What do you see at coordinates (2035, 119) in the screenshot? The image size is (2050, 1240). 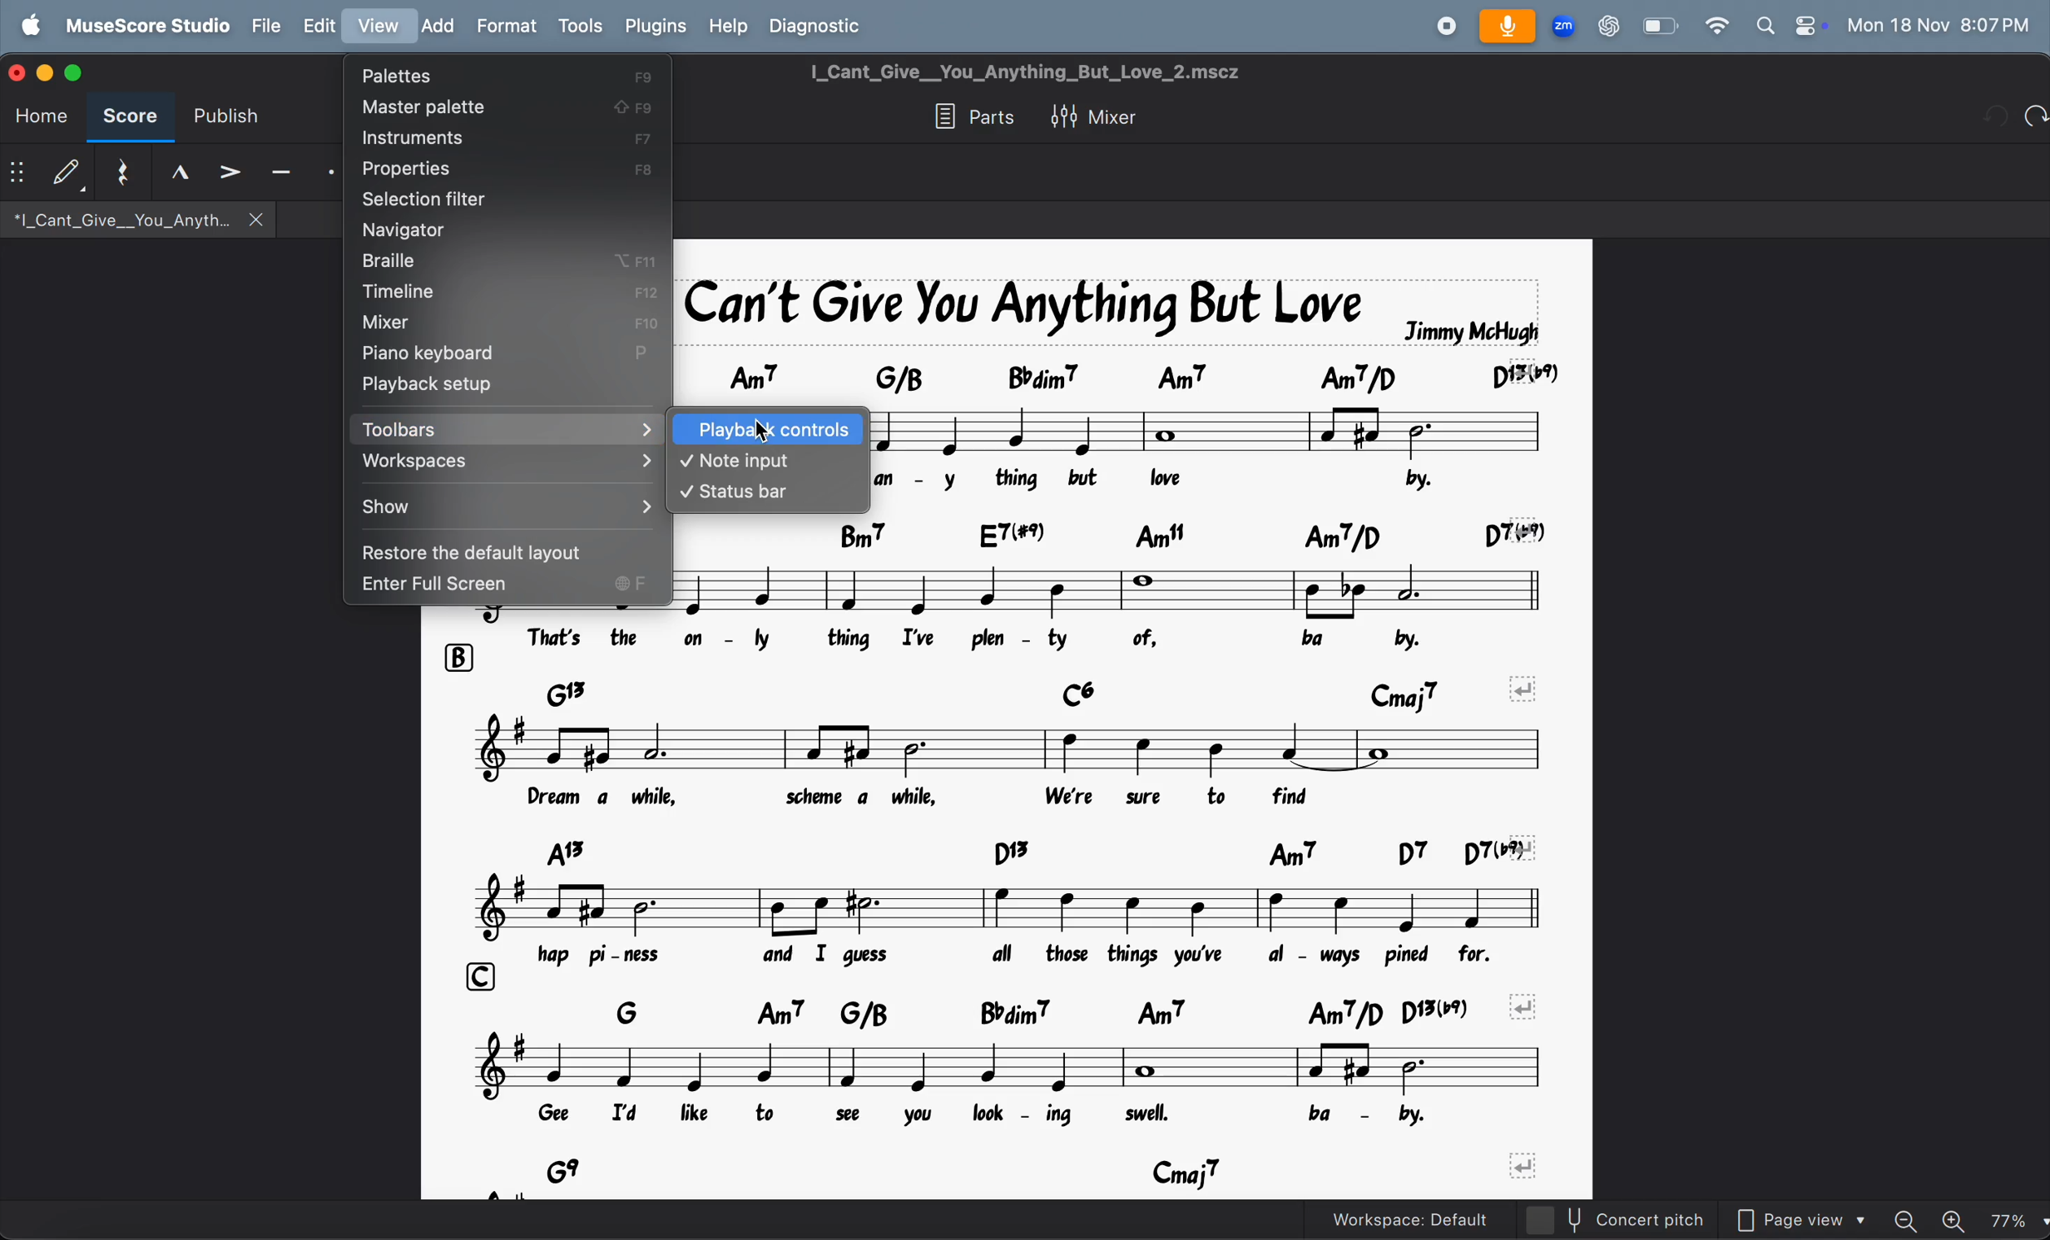 I see `undo` at bounding box center [2035, 119].